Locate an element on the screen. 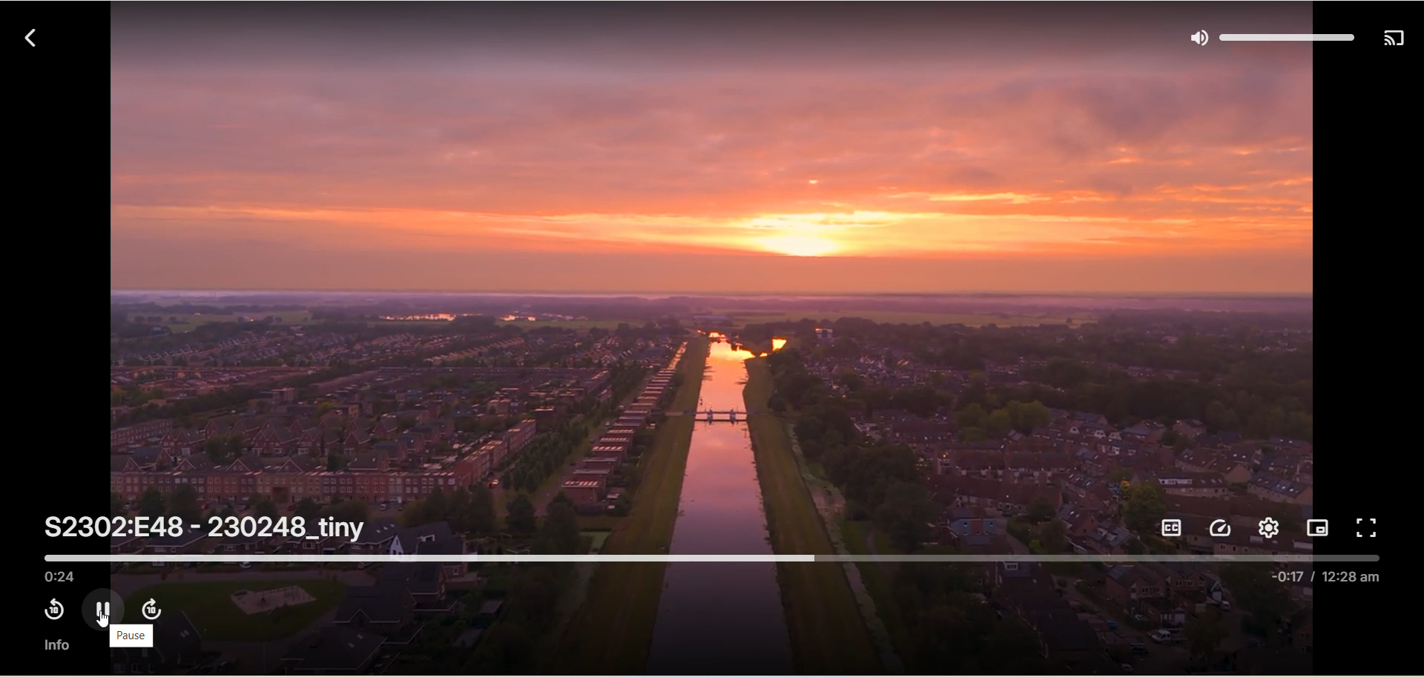 This screenshot has width=1424, height=677. pause is located at coordinates (102, 607).